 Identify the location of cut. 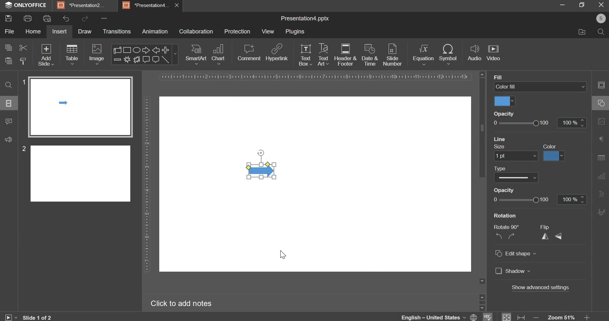
(22, 47).